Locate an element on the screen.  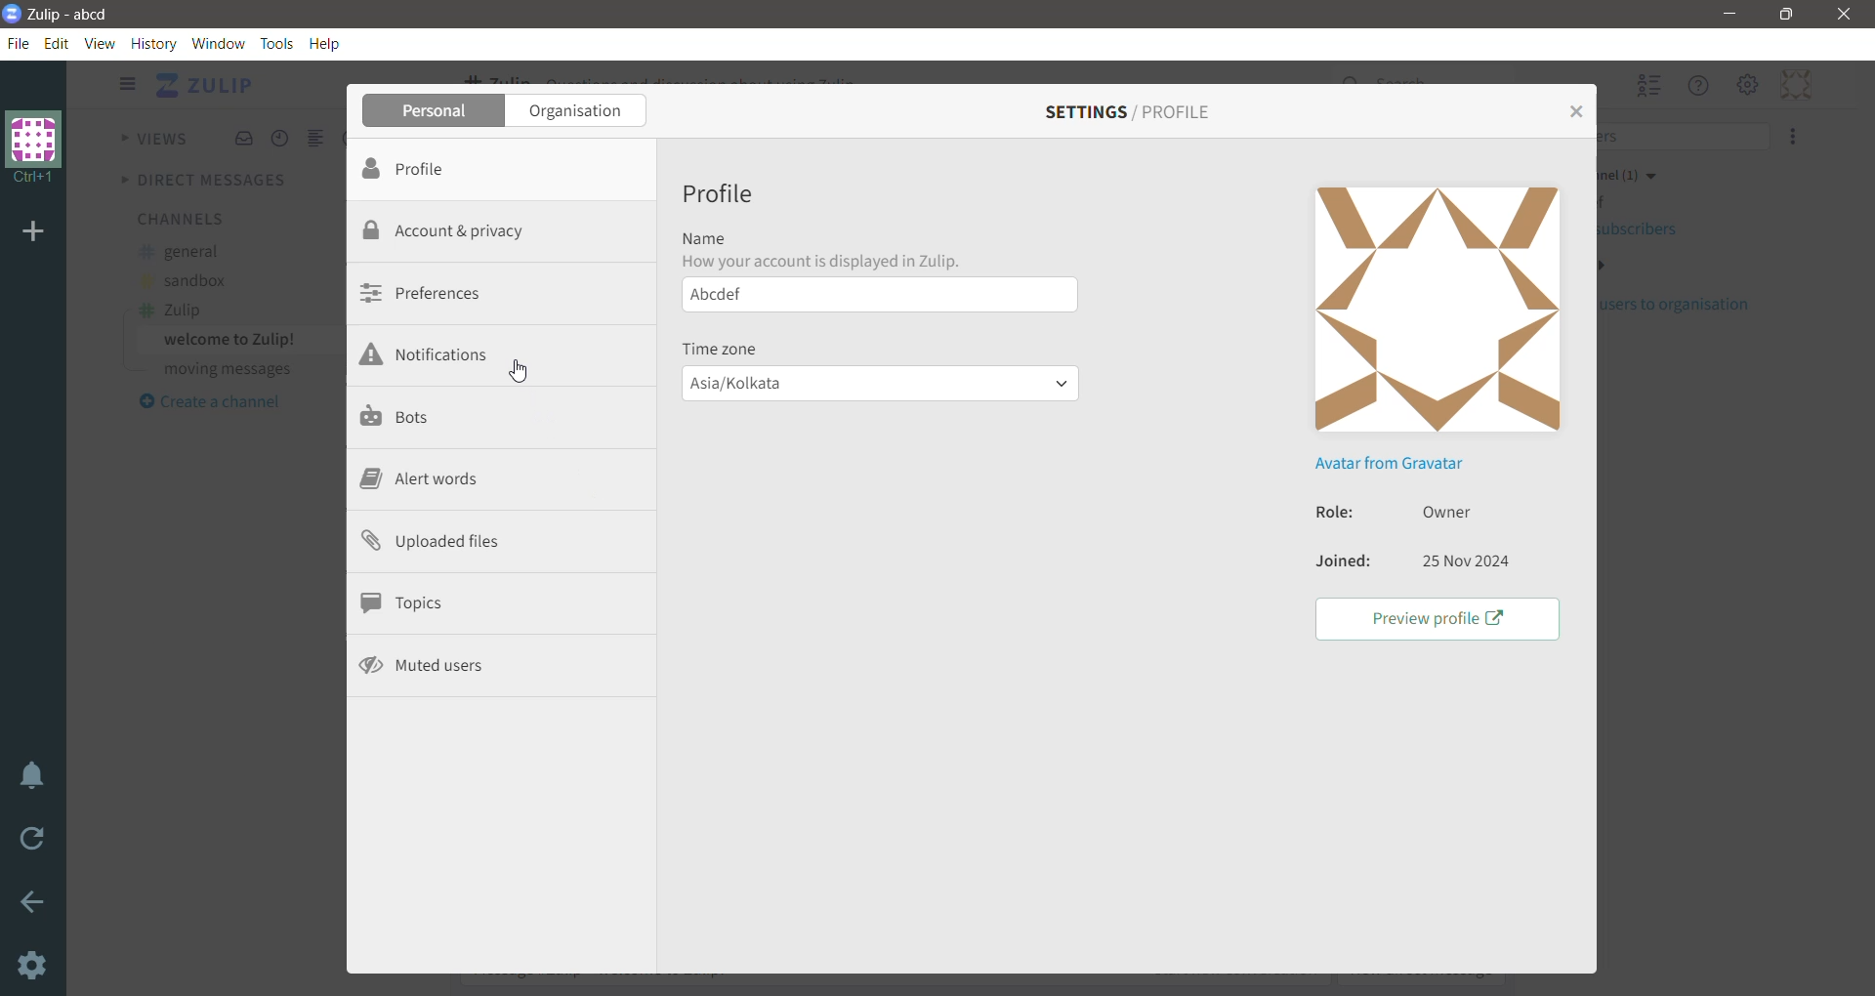
Joined is located at coordinates (1341, 564).